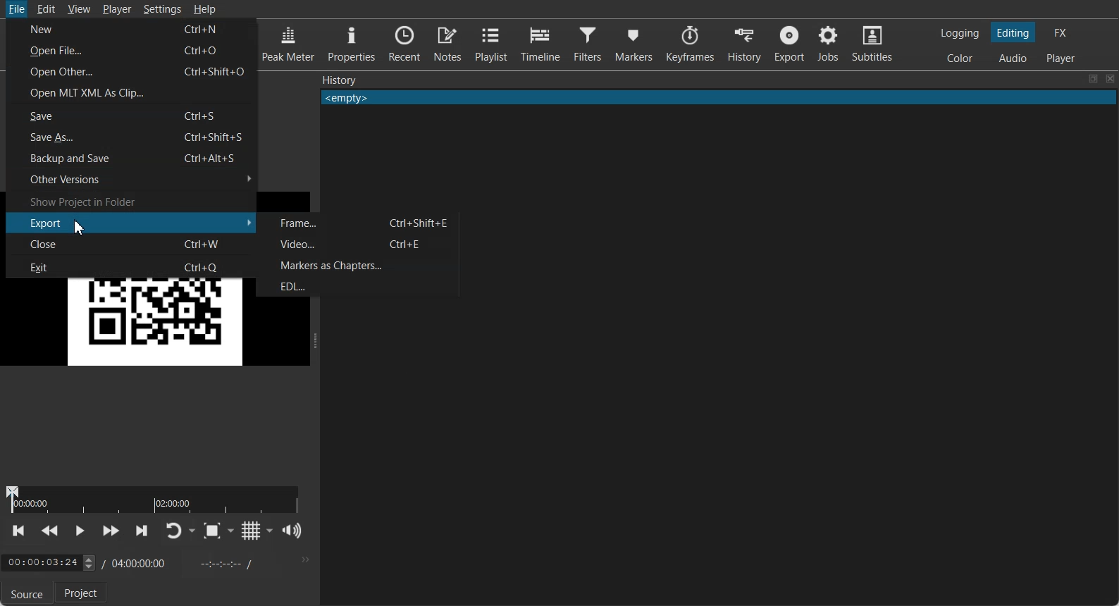  I want to click on Open MLT XML as Clip, so click(132, 93).